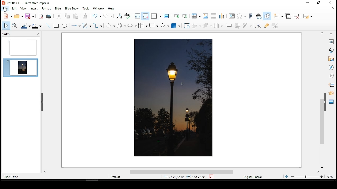 The image size is (337, 189). I want to click on lines and arrows, so click(76, 26).